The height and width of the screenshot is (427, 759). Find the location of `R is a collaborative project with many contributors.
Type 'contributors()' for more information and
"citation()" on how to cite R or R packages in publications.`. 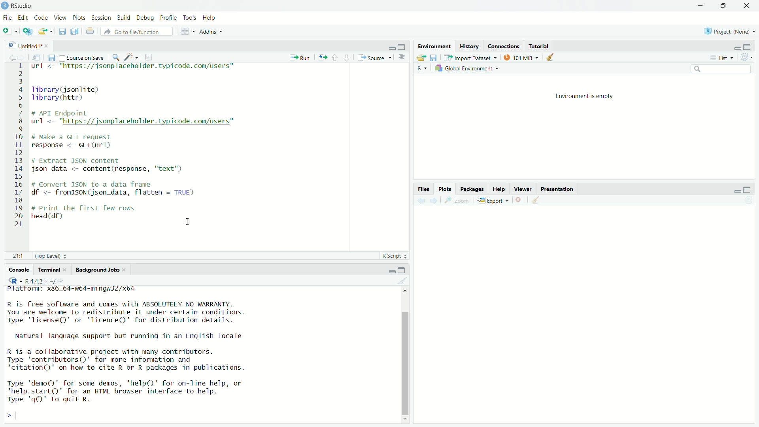

R is a collaborative project with many contributors.
Type 'contributors()' for more information and
"citation()" on how to cite R or R packages in publications. is located at coordinates (126, 361).